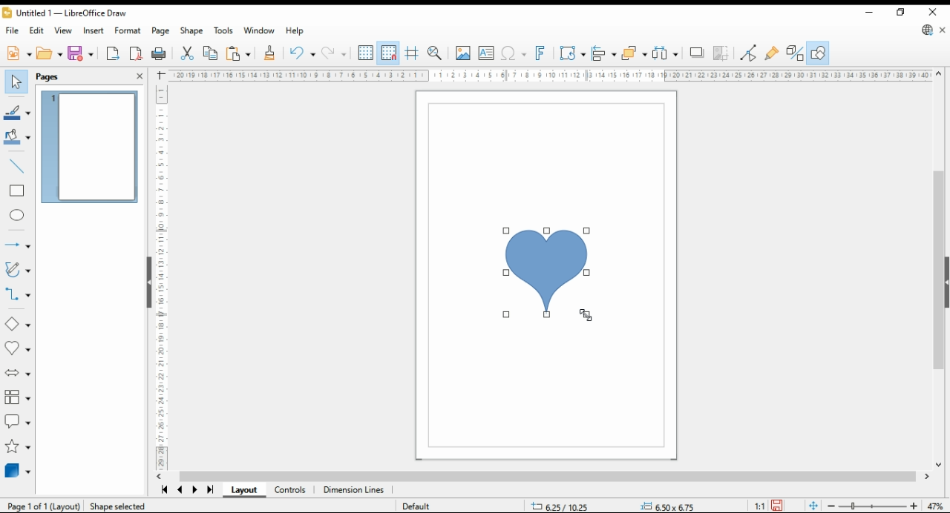 The image size is (950, 513). What do you see at coordinates (16, 81) in the screenshot?
I see `select` at bounding box center [16, 81].